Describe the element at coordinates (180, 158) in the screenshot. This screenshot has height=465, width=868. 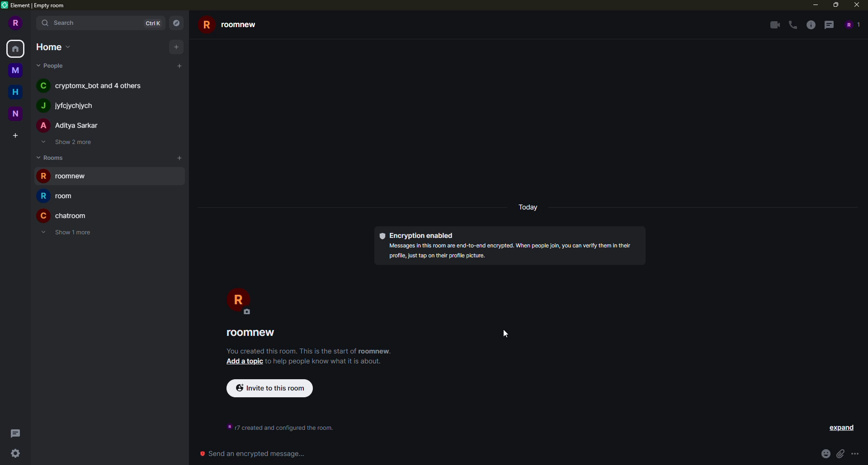
I see `add` at that location.